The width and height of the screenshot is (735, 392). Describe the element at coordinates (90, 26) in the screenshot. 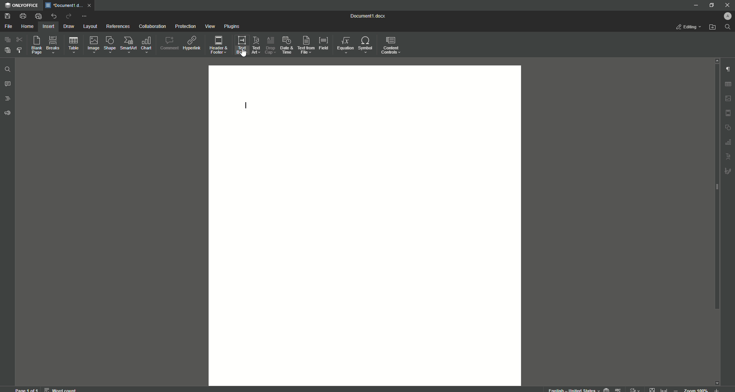

I see `Layout` at that location.